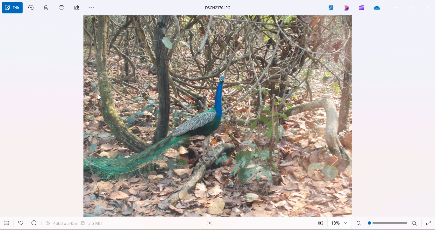 This screenshot has width=435, height=230. What do you see at coordinates (211, 223) in the screenshot?
I see `search with bing` at bounding box center [211, 223].